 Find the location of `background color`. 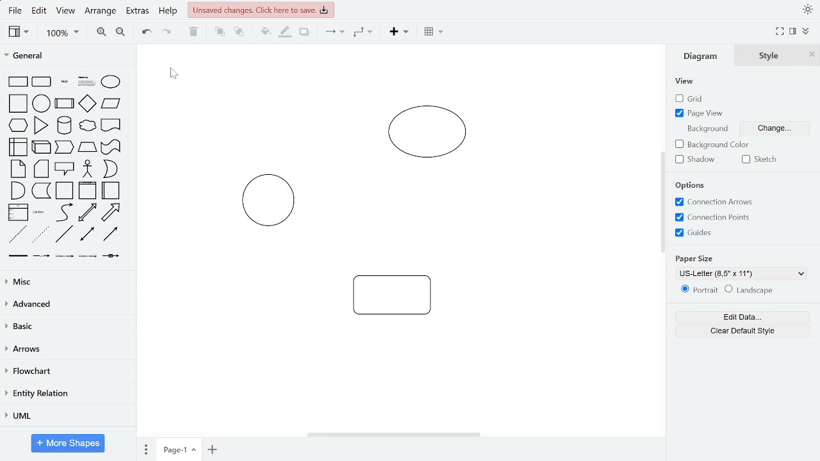

background color is located at coordinates (713, 145).